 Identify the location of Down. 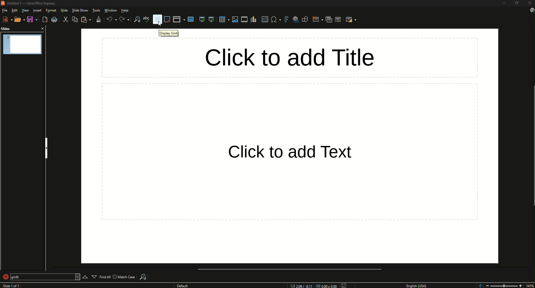
(94, 275).